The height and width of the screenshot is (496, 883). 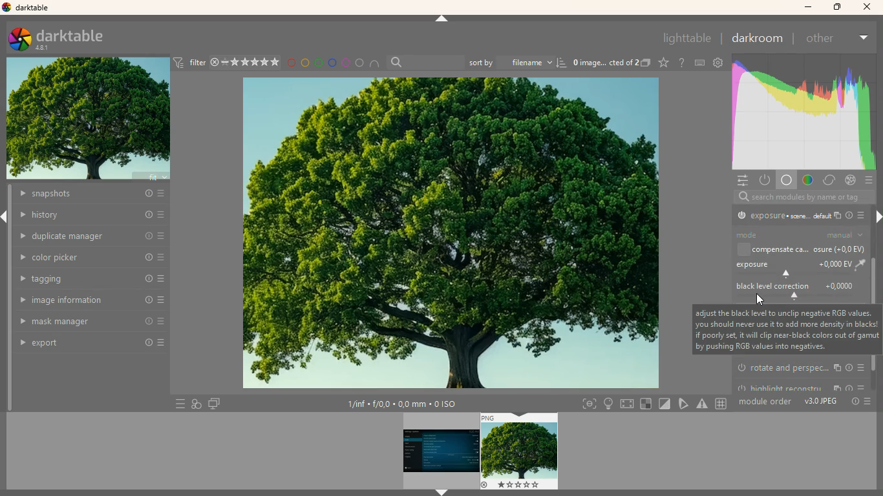 I want to click on power, so click(x=764, y=180).